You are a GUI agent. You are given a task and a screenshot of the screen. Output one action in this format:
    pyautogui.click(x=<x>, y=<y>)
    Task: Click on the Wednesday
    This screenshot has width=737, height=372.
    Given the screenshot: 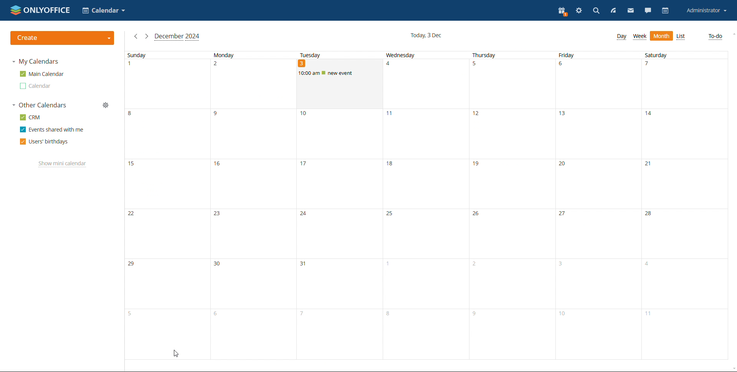 What is the action you would take?
    pyautogui.click(x=425, y=55)
    